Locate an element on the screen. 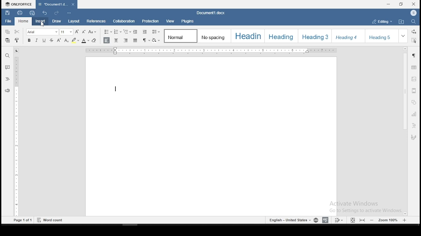  decrease font size is located at coordinates (84, 32).